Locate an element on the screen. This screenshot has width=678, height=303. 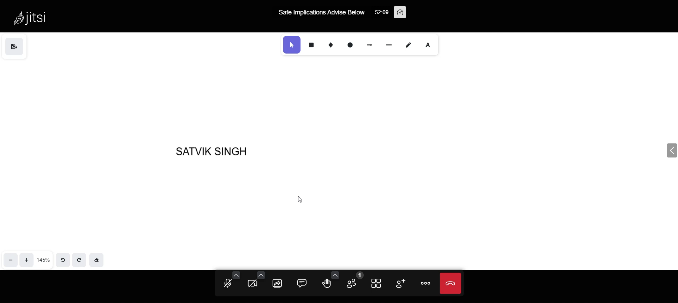
Safe Implications Advise Below is located at coordinates (322, 13).